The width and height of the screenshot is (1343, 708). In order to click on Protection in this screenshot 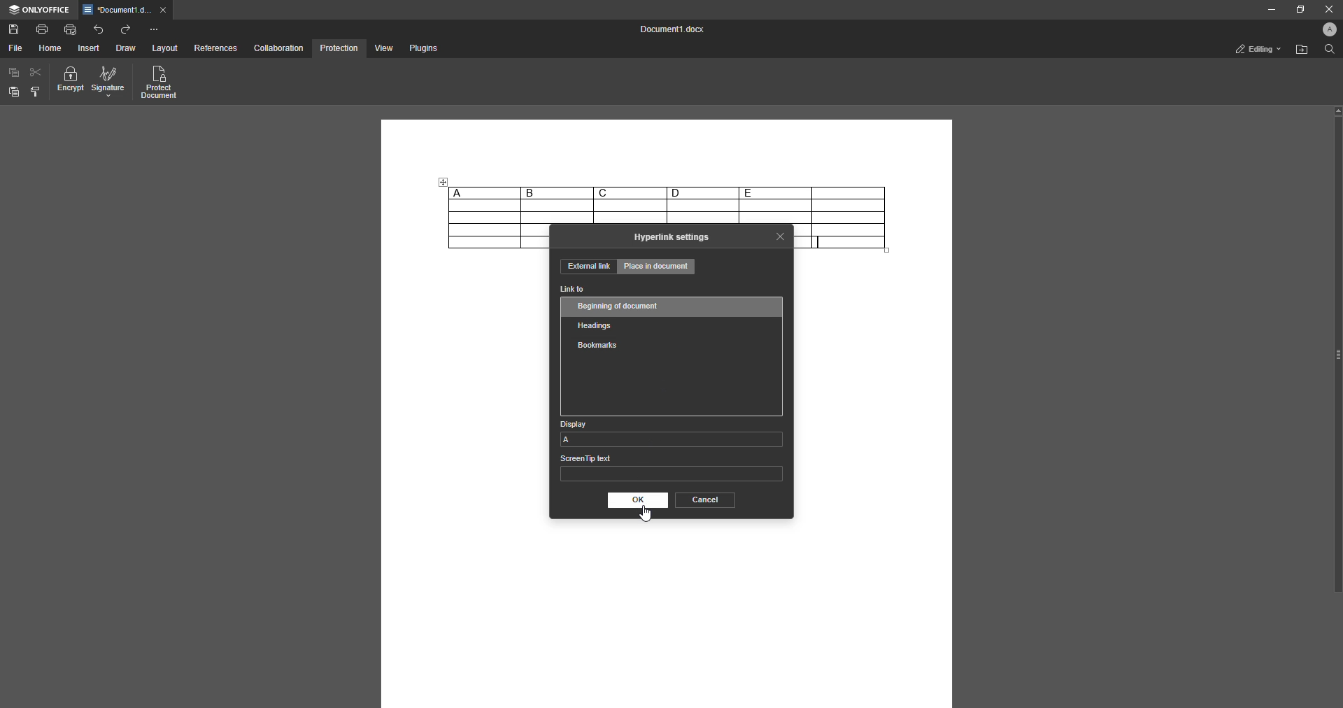, I will do `click(339, 48)`.